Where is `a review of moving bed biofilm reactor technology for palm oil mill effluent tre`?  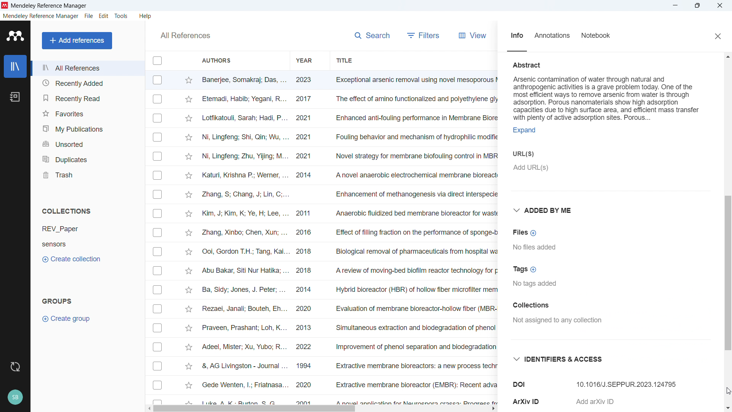
a review of moving bed biofilm reactor technology for palm oil mill effluent tre is located at coordinates (415, 272).